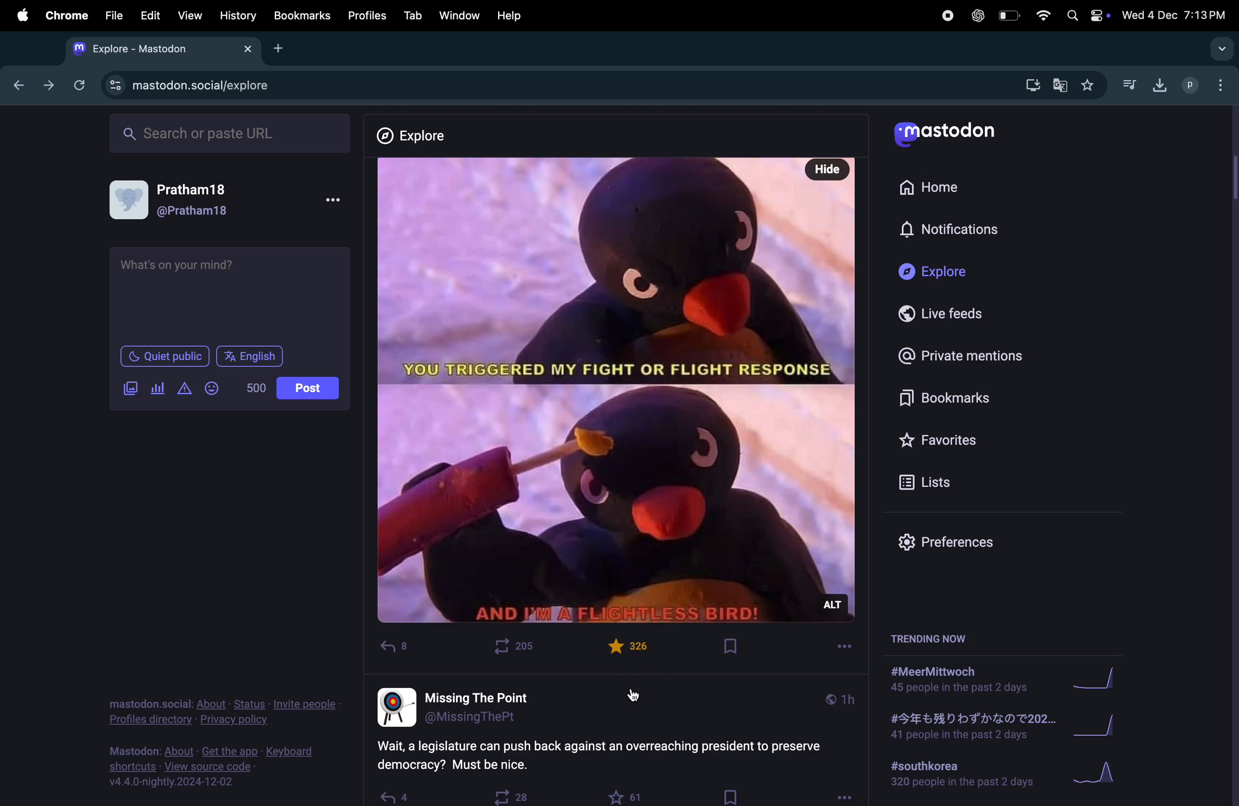 This screenshot has width=1239, height=806. What do you see at coordinates (220, 767) in the screenshot?
I see `view source code` at bounding box center [220, 767].